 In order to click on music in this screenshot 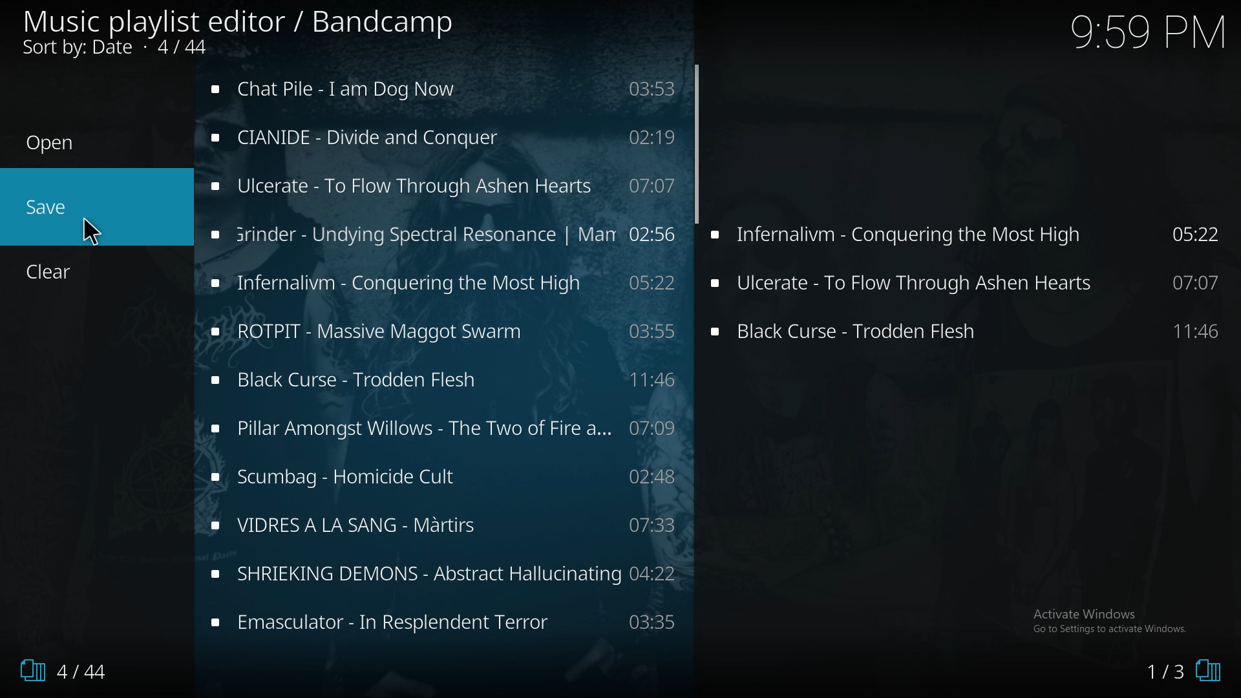, I will do `click(447, 572)`.